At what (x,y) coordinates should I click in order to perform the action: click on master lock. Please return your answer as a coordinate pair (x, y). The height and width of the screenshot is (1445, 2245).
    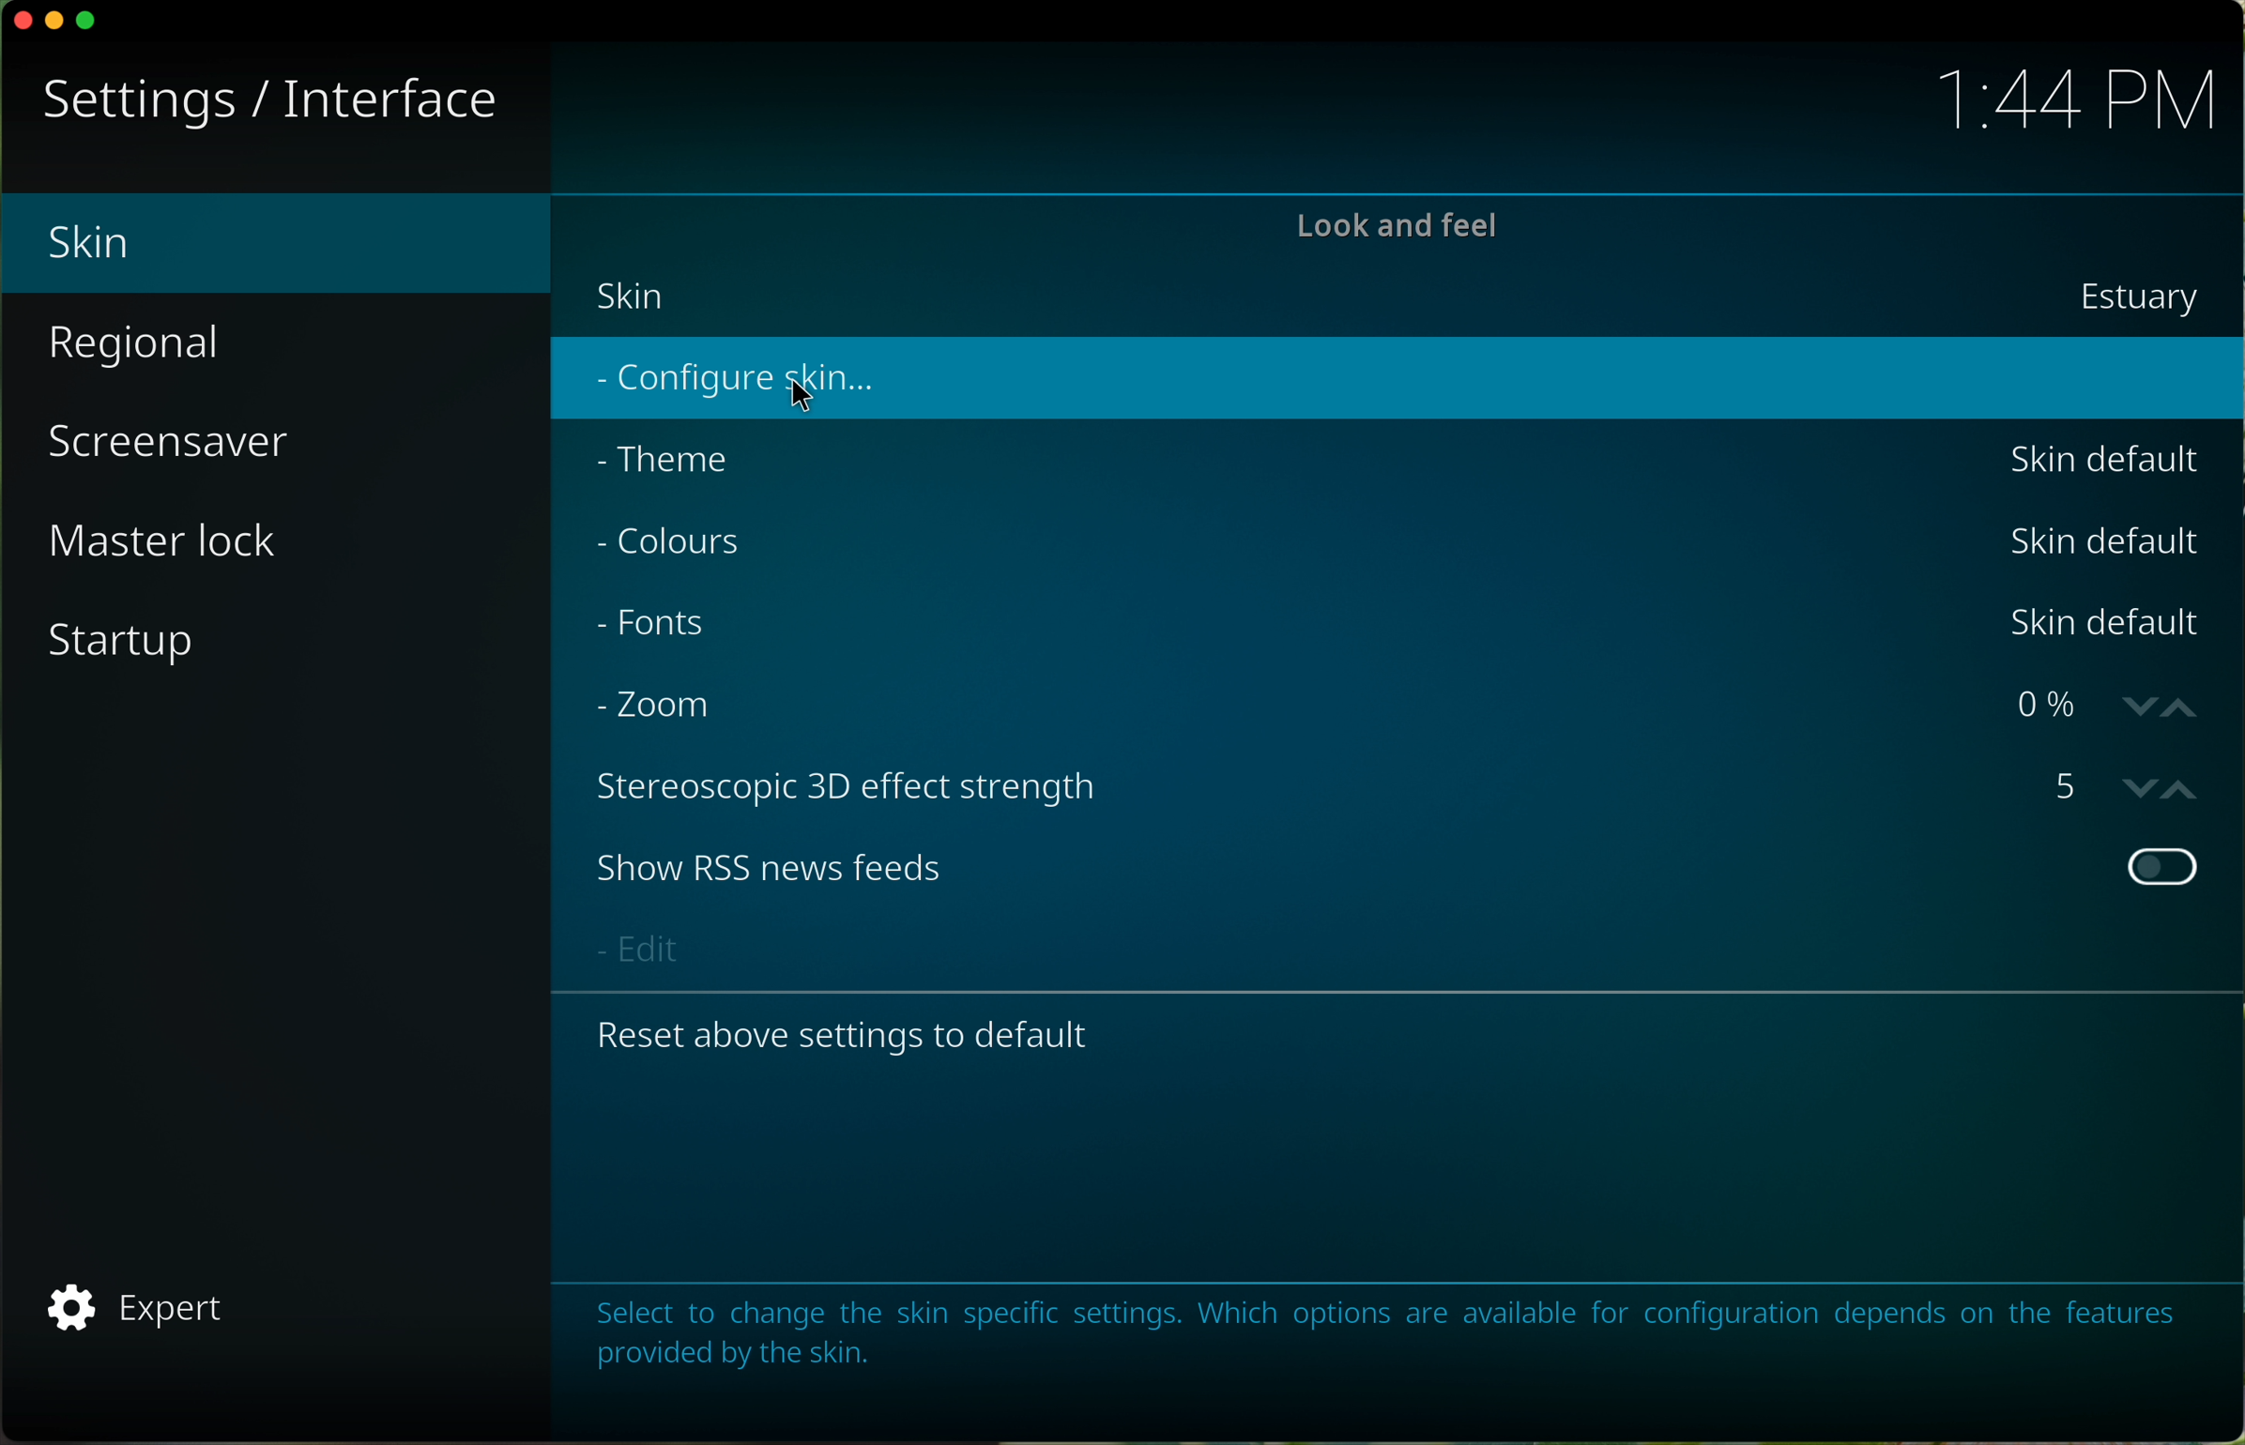
    Looking at the image, I should click on (174, 543).